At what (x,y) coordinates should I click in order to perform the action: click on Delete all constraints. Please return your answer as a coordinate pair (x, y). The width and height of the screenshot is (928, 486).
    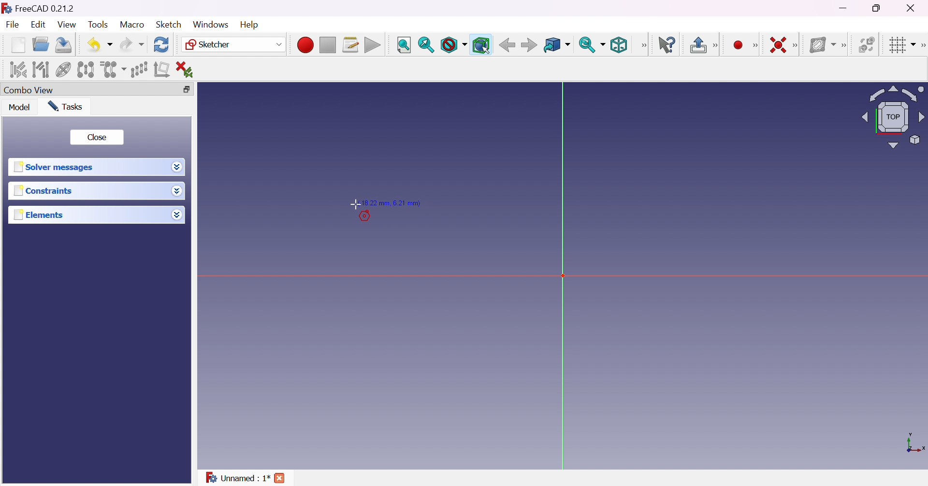
    Looking at the image, I should click on (188, 70).